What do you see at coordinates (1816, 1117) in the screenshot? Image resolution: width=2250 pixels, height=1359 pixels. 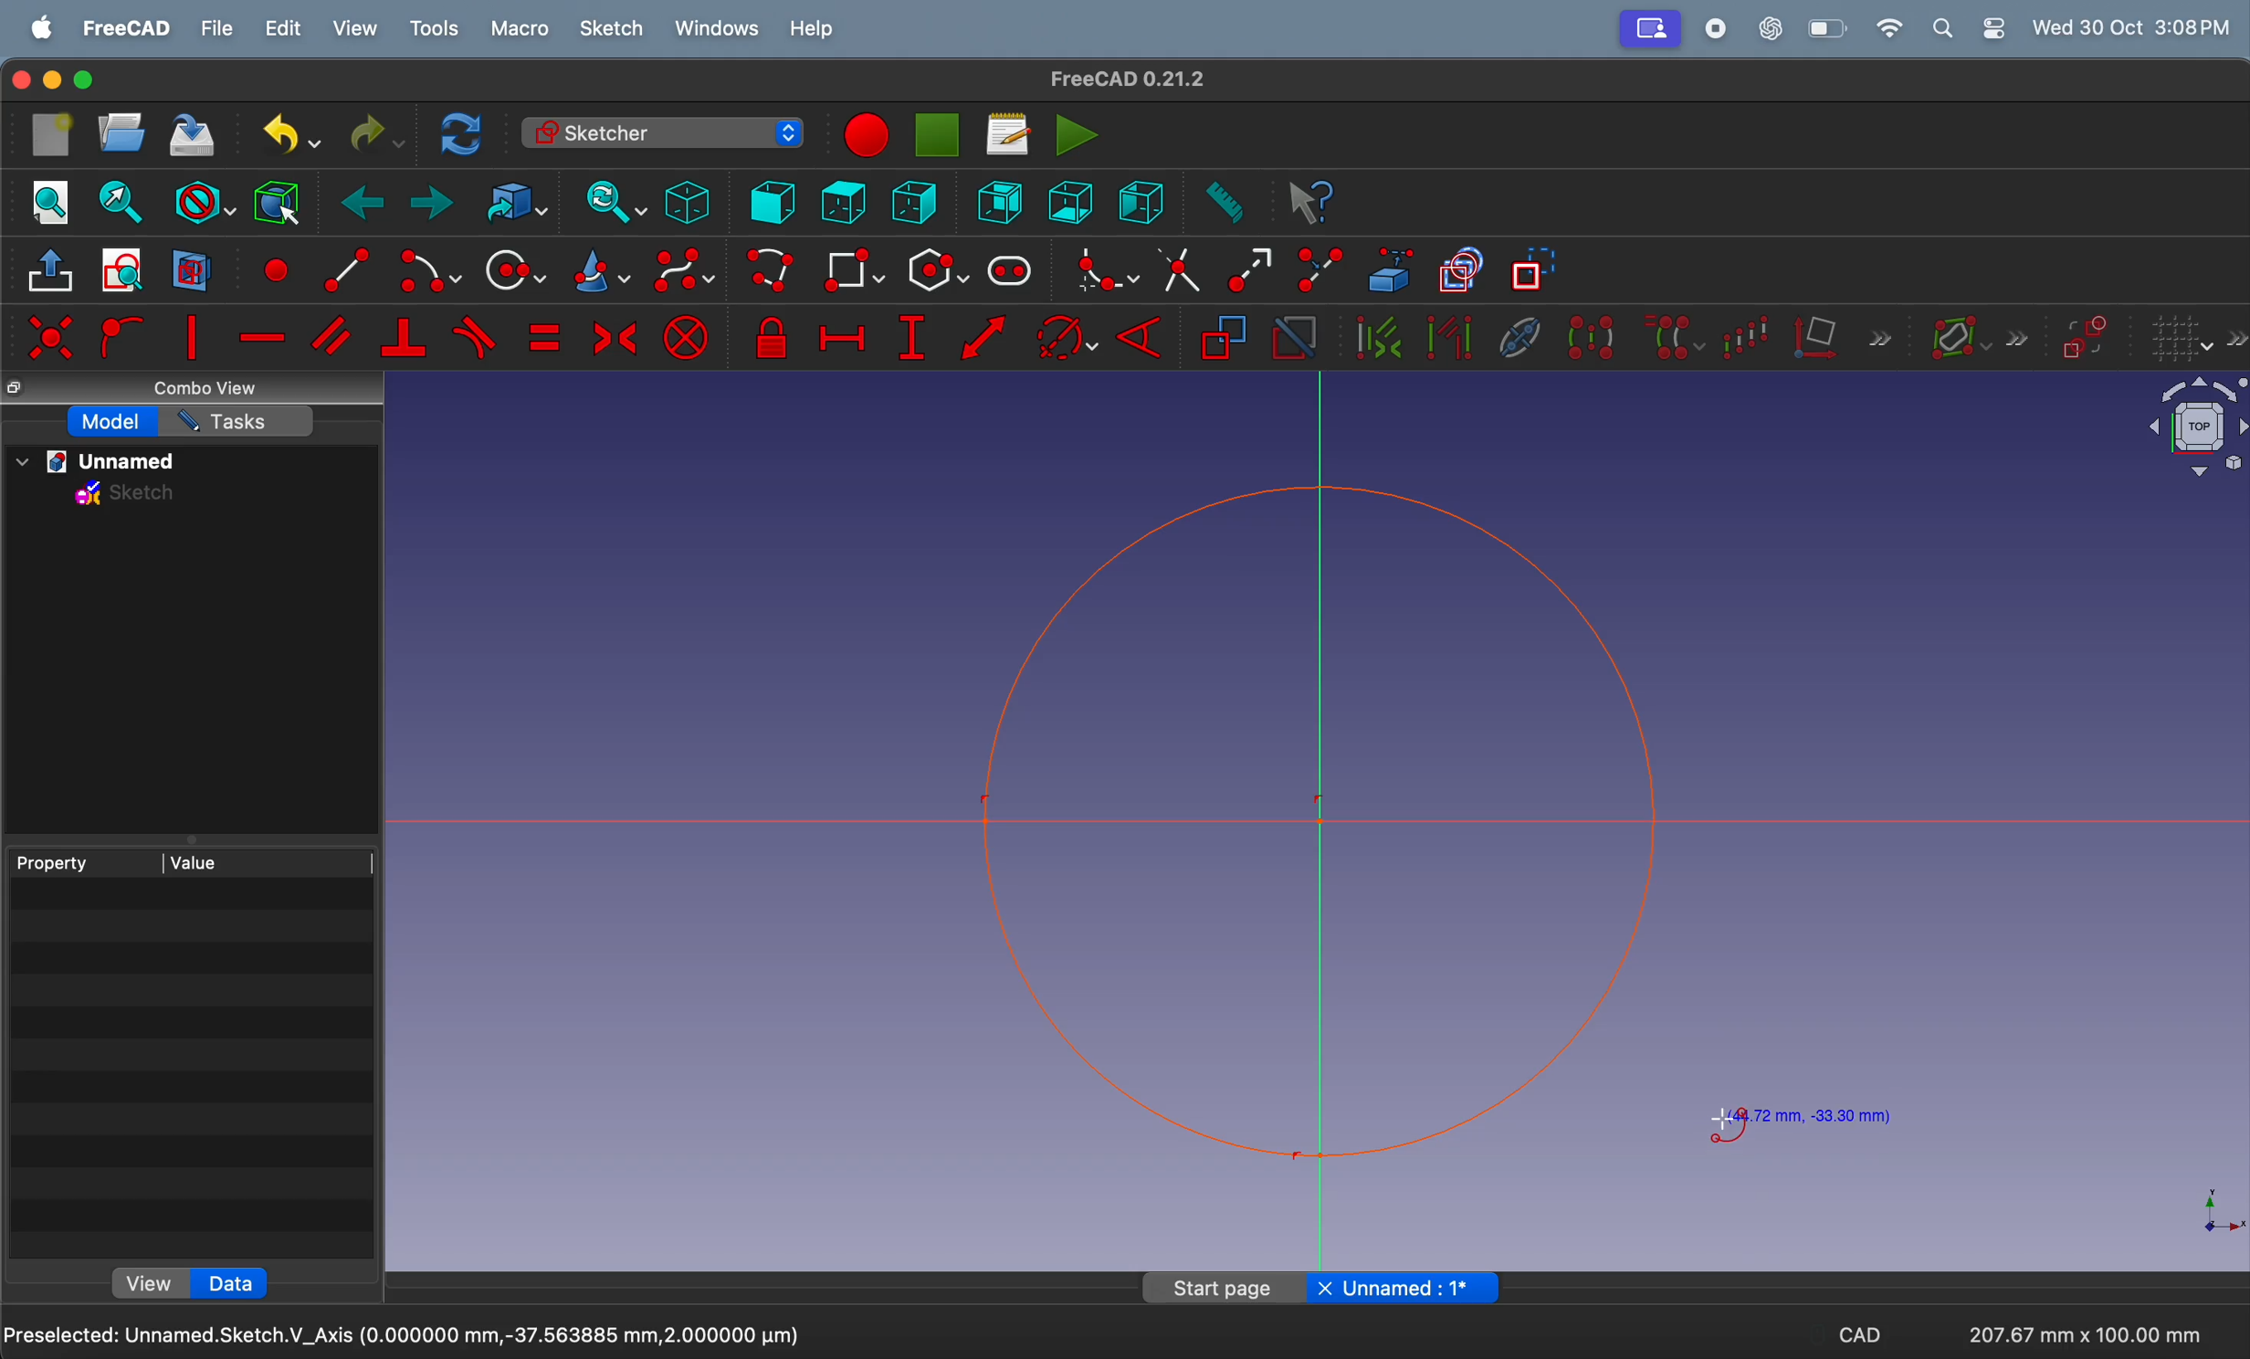 I see `(44.72 mm, -33.30 mm)` at bounding box center [1816, 1117].